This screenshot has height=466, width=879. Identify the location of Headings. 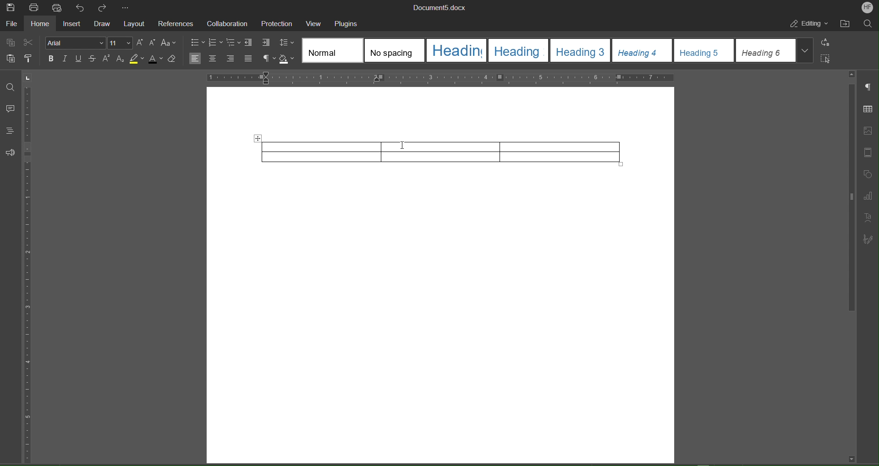
(11, 130).